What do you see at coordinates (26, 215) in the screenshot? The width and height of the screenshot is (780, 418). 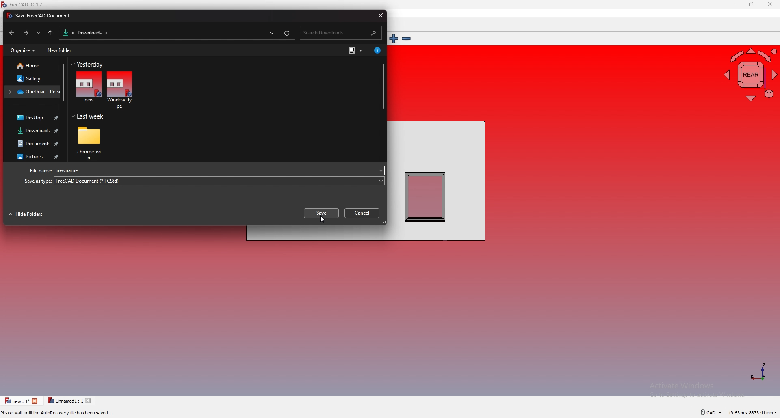 I see `hide folders` at bounding box center [26, 215].